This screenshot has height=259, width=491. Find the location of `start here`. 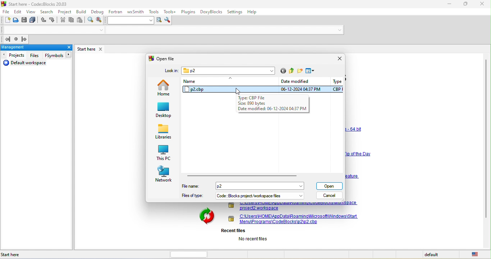

start here is located at coordinates (85, 49).